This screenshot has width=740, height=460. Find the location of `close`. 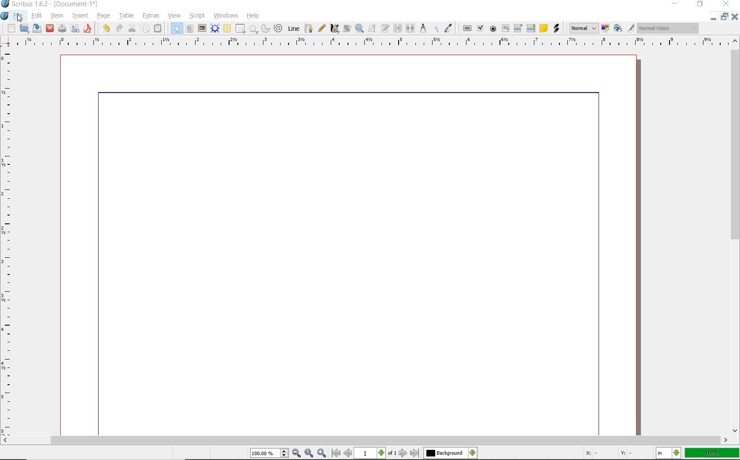

close is located at coordinates (714, 17).